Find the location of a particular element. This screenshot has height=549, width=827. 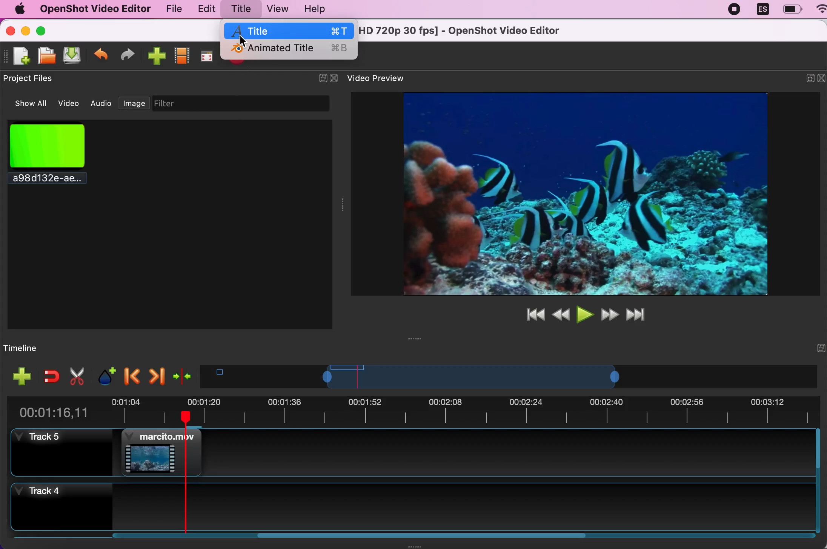

rewind is located at coordinates (561, 313).